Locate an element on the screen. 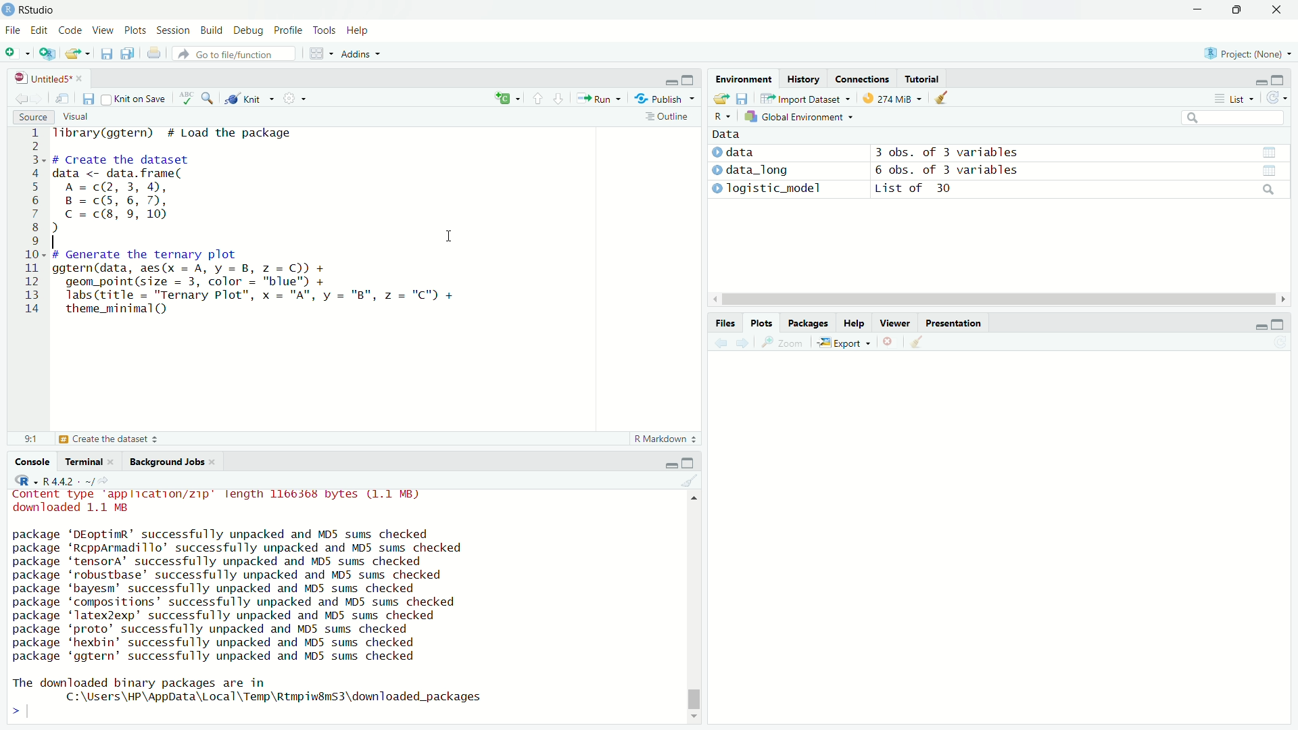  downward is located at coordinates (560, 99).